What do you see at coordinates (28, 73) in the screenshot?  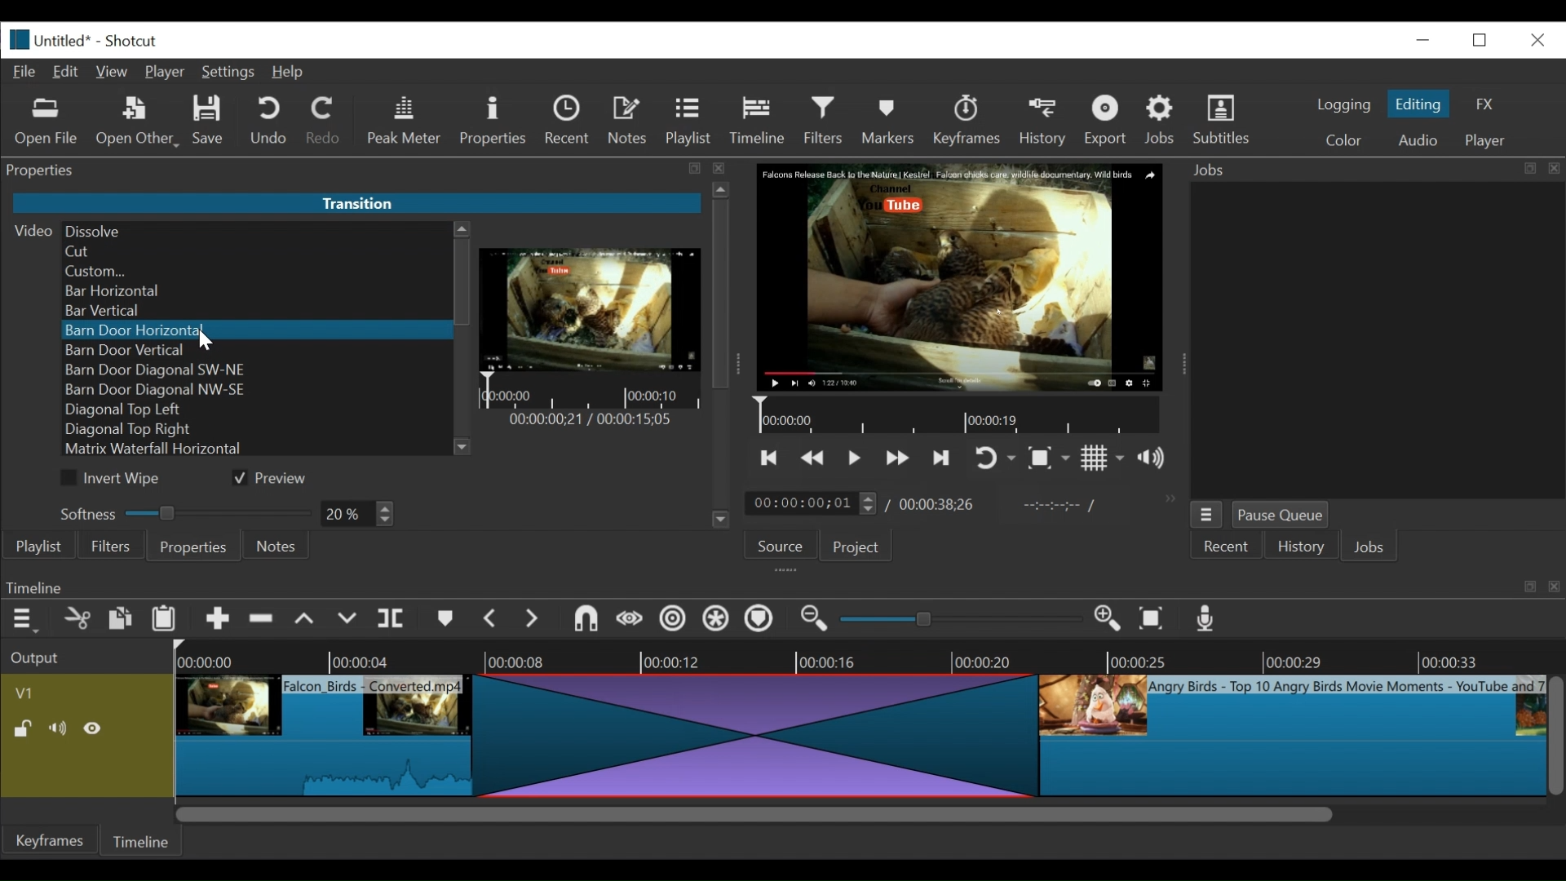 I see `File` at bounding box center [28, 73].